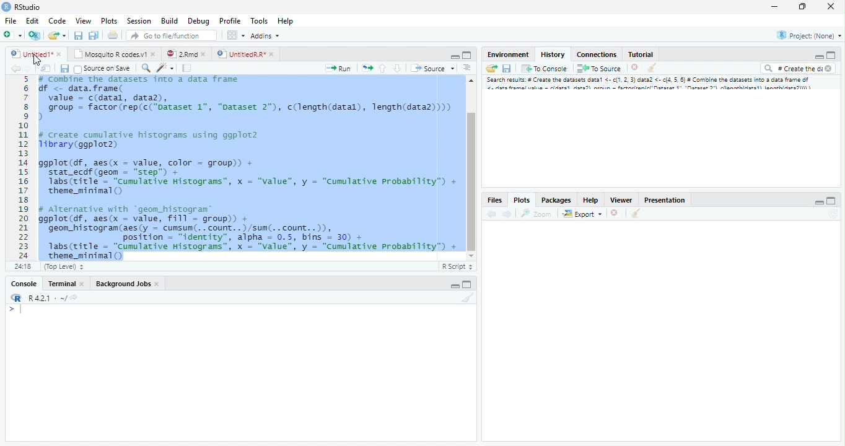 The height and width of the screenshot is (446, 845). I want to click on Workspace pane, so click(236, 36).